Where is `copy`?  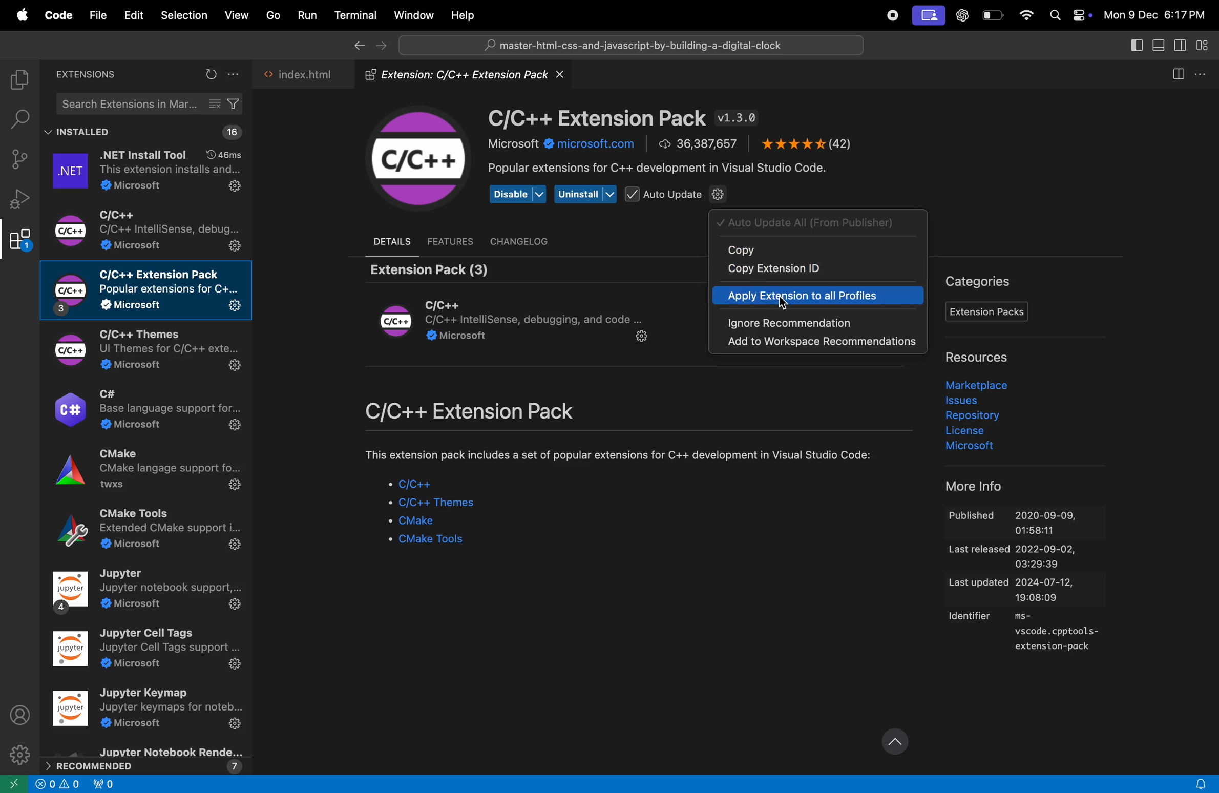
copy is located at coordinates (805, 250).